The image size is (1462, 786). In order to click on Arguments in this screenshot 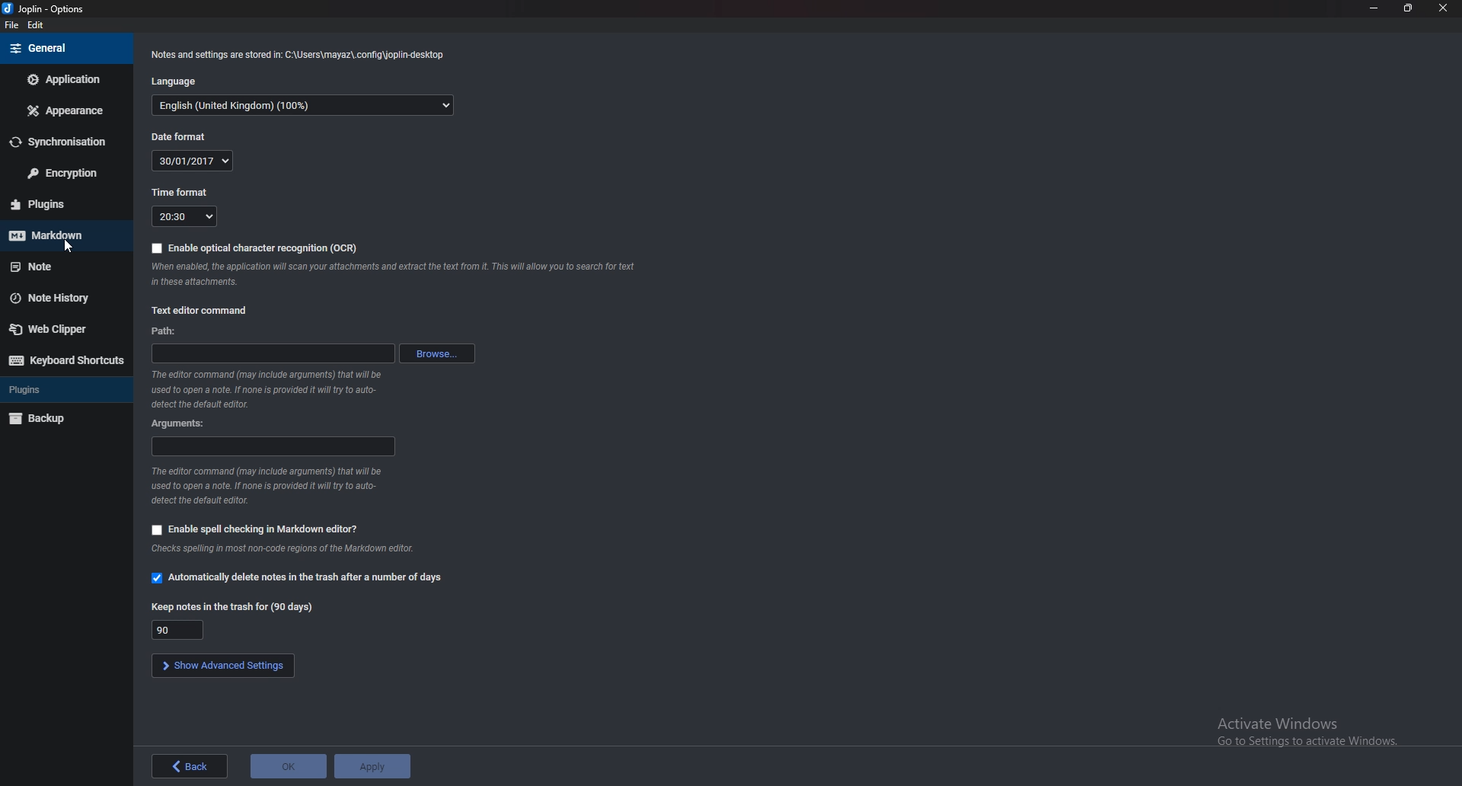, I will do `click(180, 424)`.